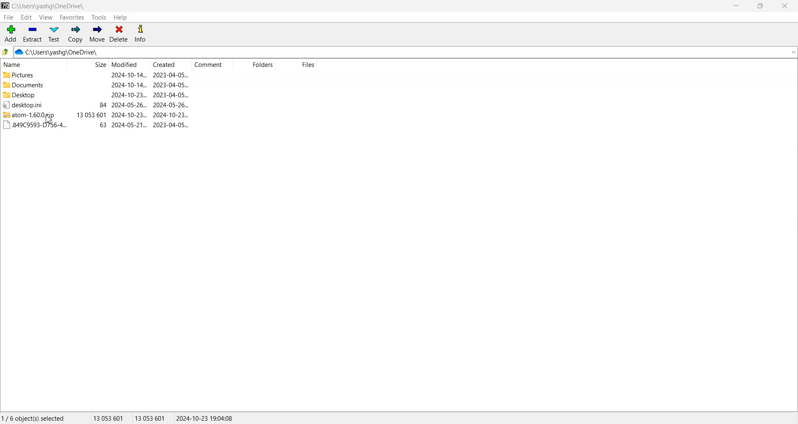  I want to click on 2024-05-26, so click(171, 105).